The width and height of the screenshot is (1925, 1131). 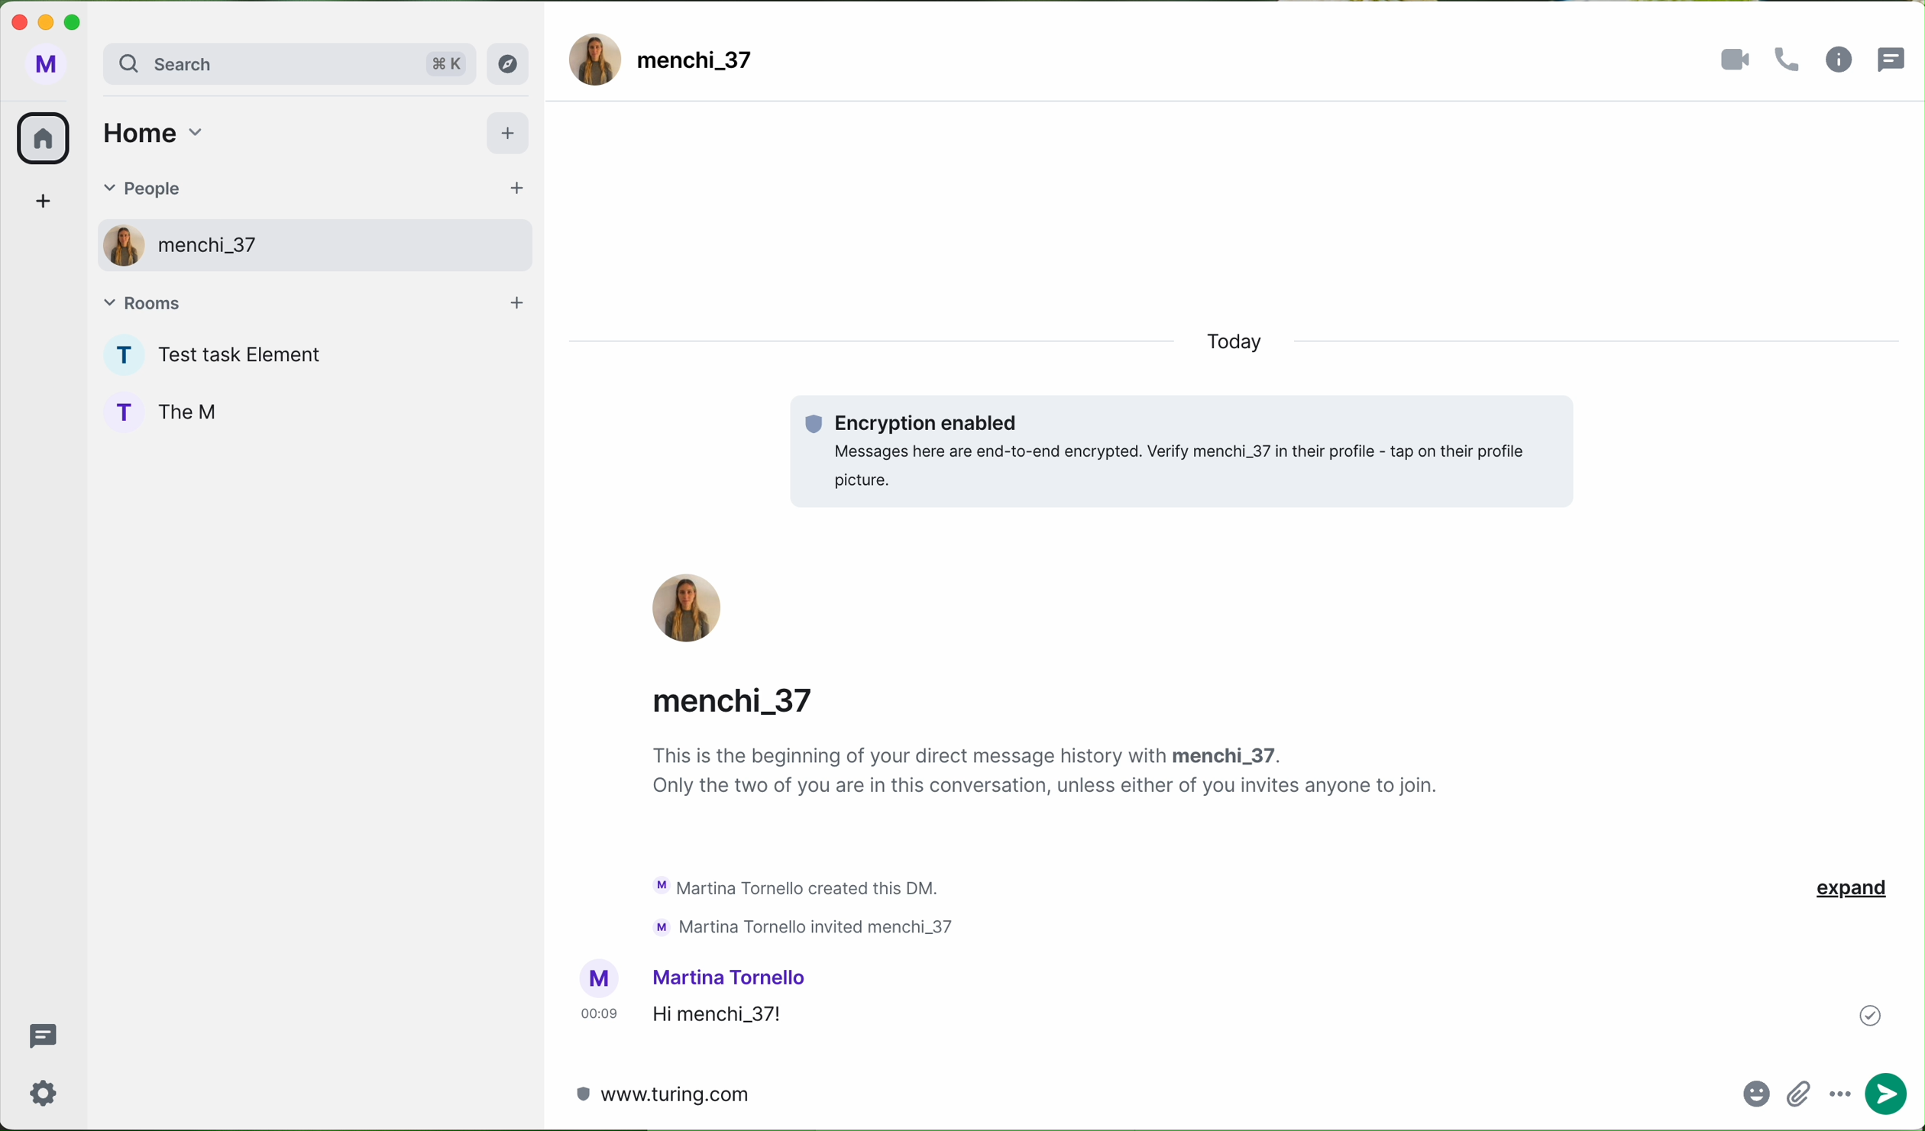 I want to click on home icon, so click(x=42, y=139).